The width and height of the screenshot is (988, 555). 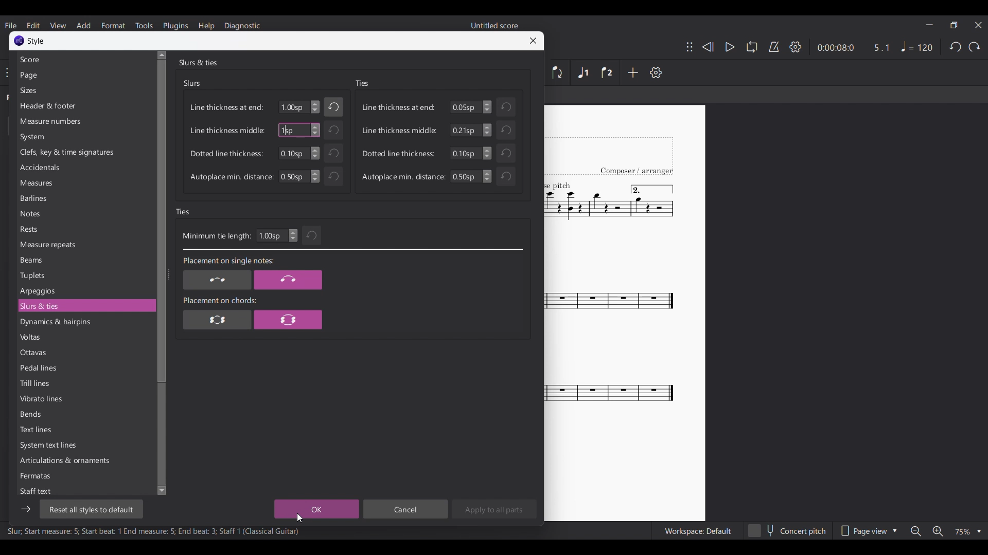 I want to click on Apply to all parts, so click(x=494, y=509).